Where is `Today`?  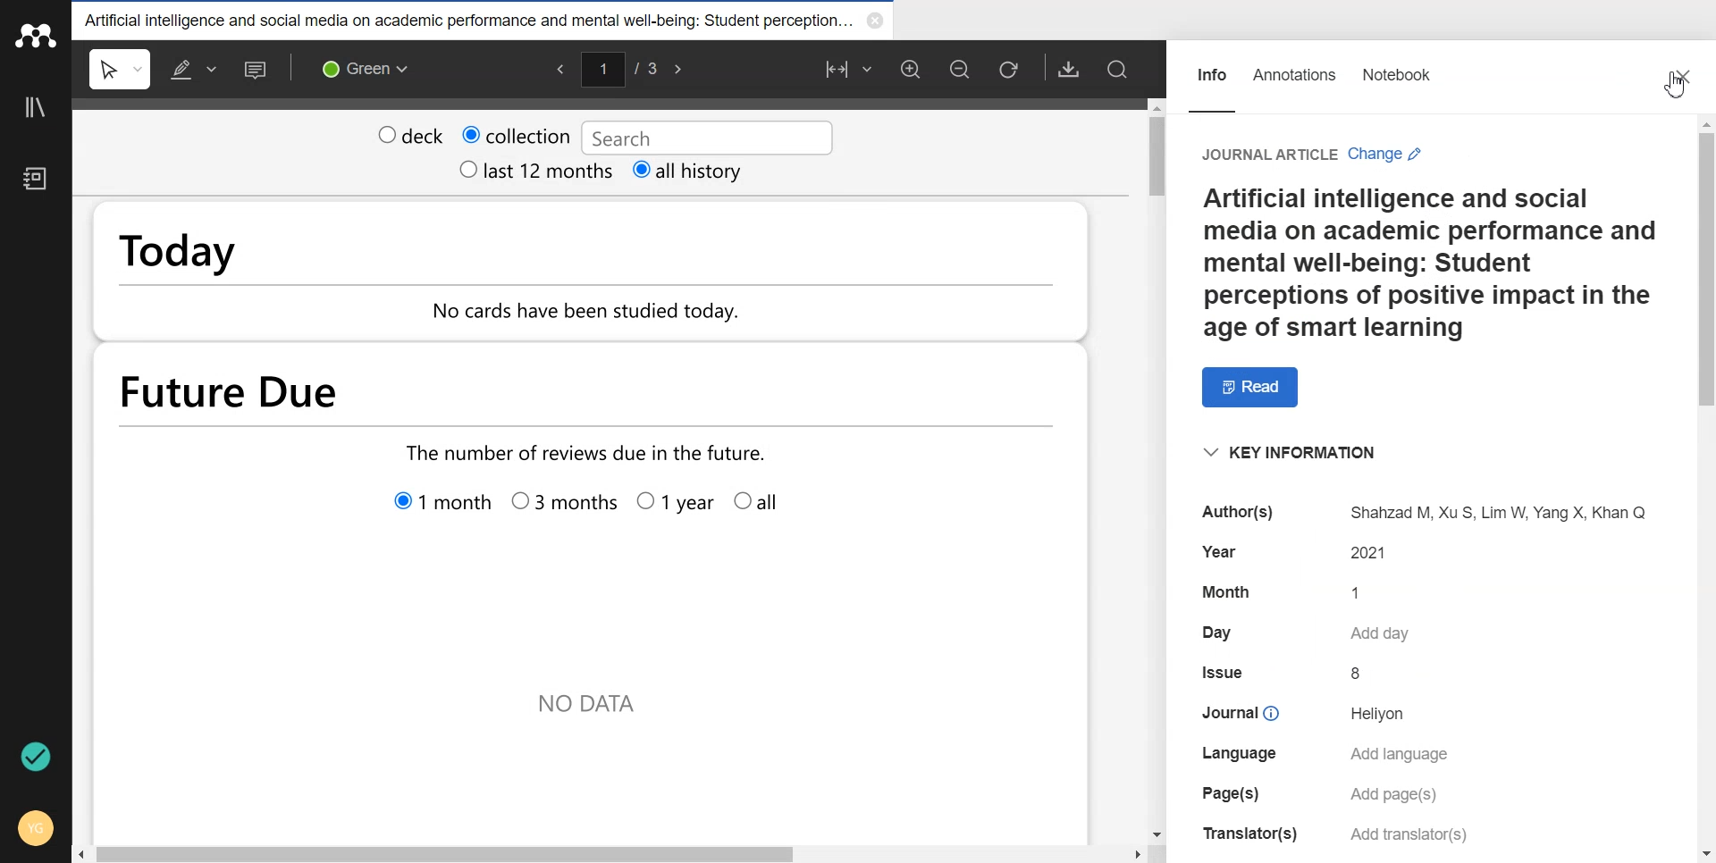
Today is located at coordinates (298, 254).